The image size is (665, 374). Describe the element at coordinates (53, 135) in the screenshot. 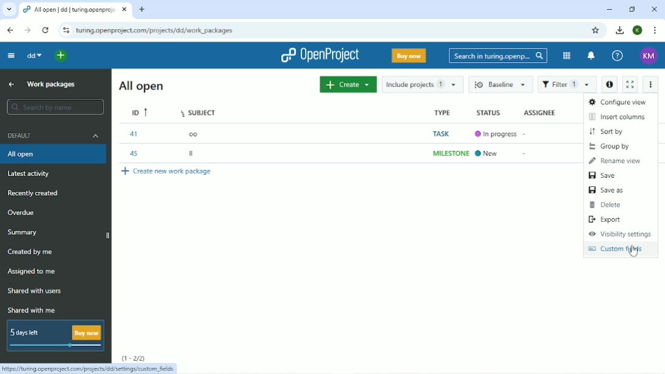

I see `Default` at that location.